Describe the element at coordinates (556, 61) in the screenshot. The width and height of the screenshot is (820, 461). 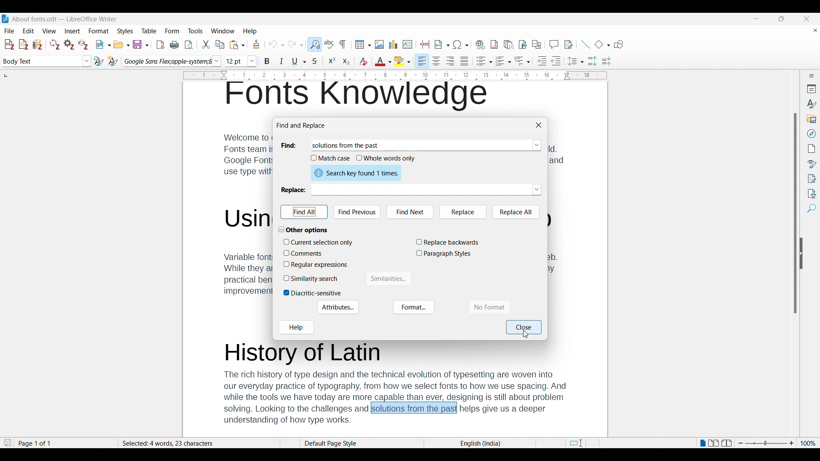
I see `Decrease indent` at that location.